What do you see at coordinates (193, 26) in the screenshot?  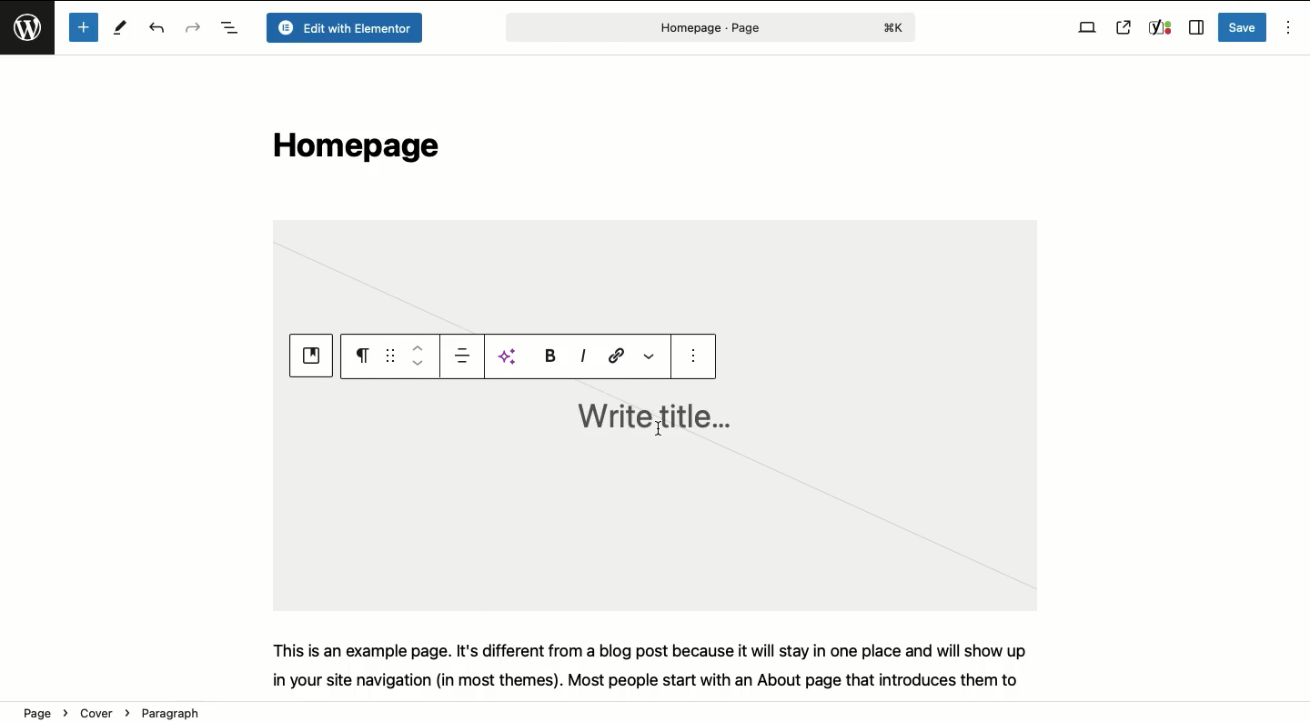 I see `Redo` at bounding box center [193, 26].